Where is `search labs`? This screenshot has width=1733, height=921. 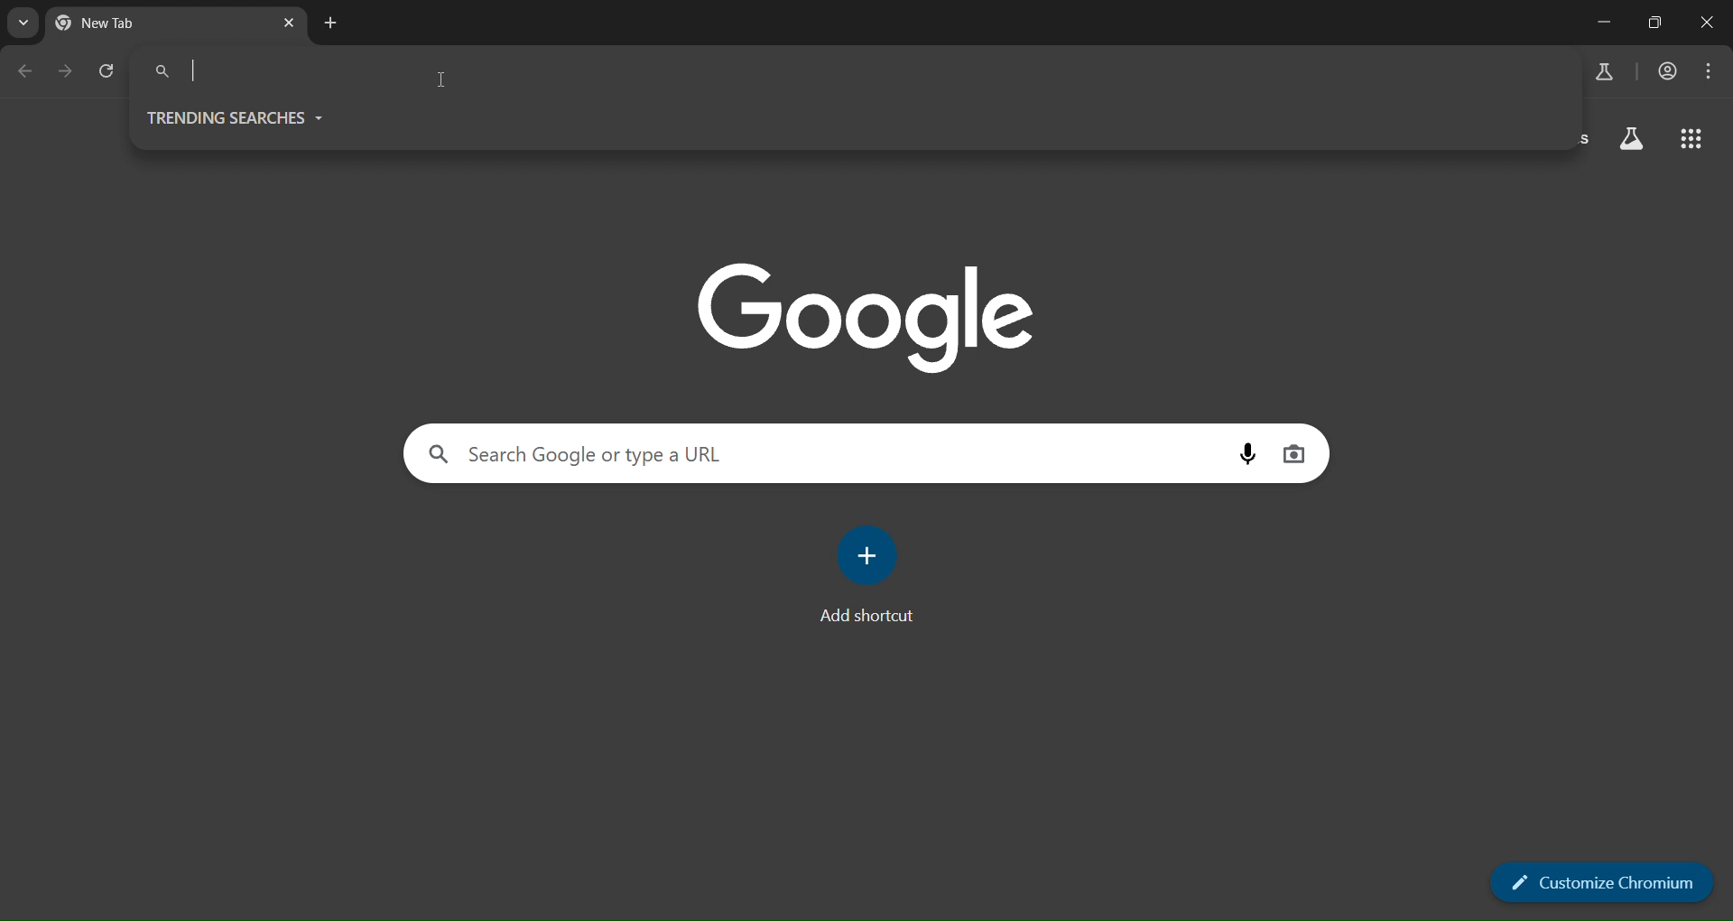
search labs is located at coordinates (1632, 139).